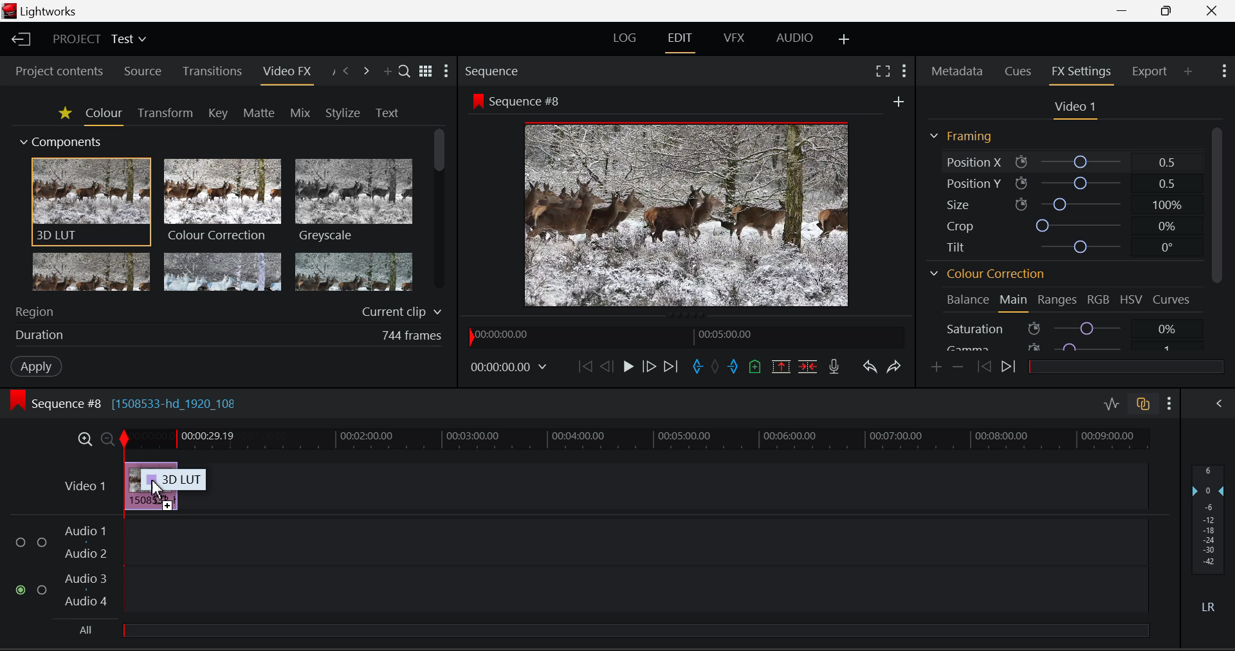 The width and height of the screenshot is (1235, 651). What do you see at coordinates (636, 540) in the screenshot?
I see `Audio Track` at bounding box center [636, 540].